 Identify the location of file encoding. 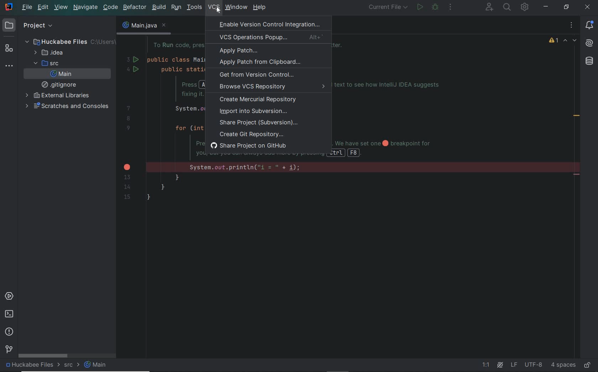
(533, 365).